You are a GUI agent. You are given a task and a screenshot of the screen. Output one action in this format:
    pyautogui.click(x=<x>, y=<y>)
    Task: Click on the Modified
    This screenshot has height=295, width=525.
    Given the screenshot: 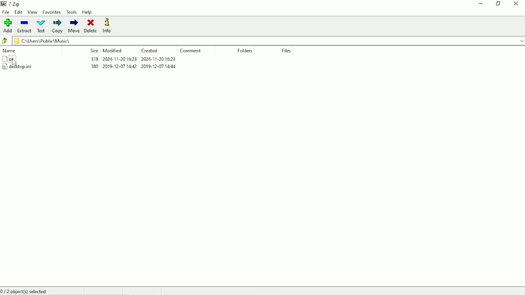 What is the action you would take?
    pyautogui.click(x=113, y=51)
    